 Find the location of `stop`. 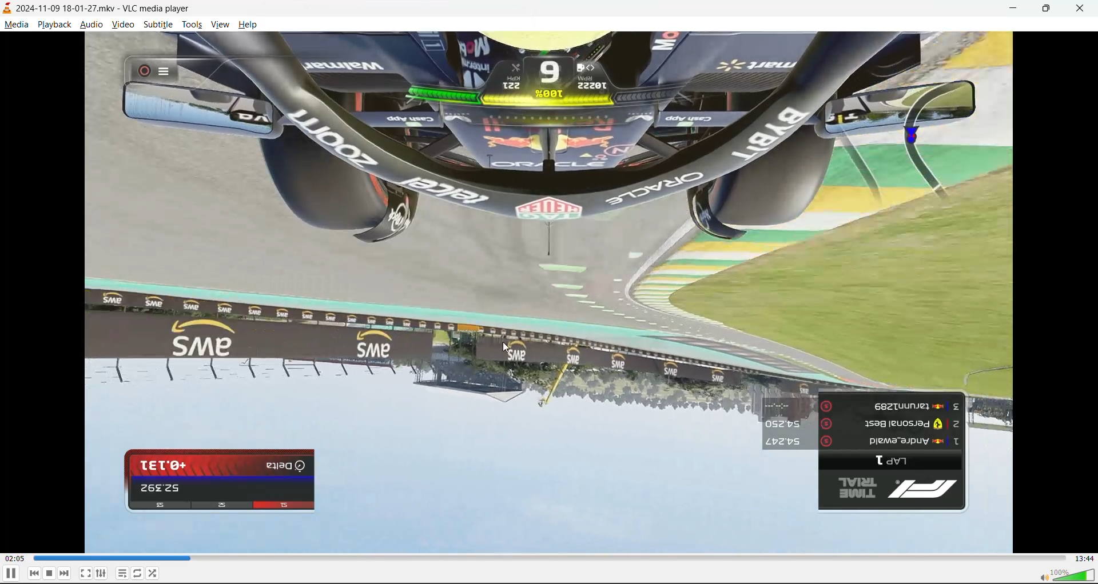

stop is located at coordinates (50, 573).